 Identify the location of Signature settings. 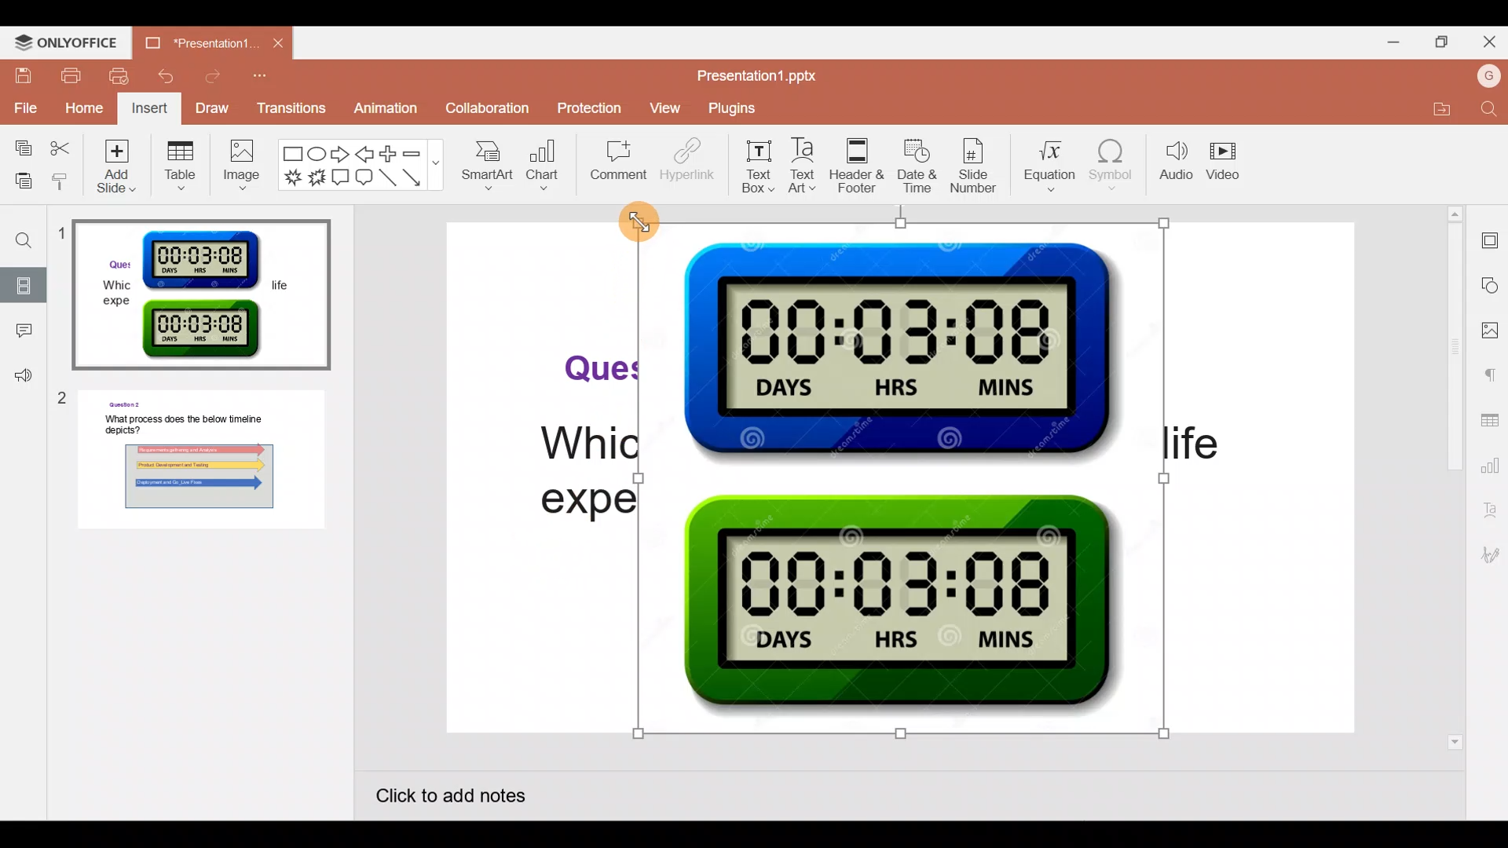
(1491, 555).